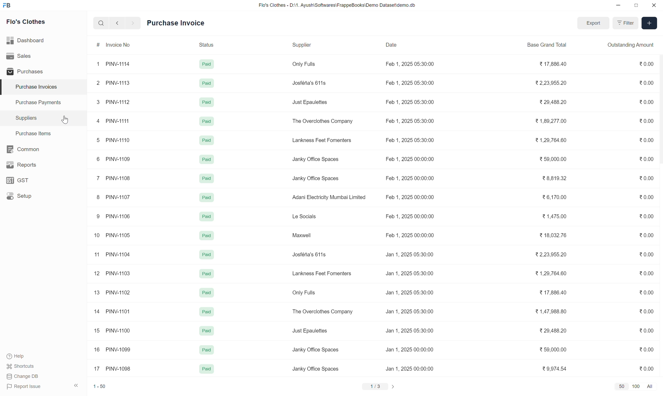 The image size is (663, 396). Describe the element at coordinates (411, 159) in the screenshot. I see `Feb 1, 2025 00:00:00` at that location.